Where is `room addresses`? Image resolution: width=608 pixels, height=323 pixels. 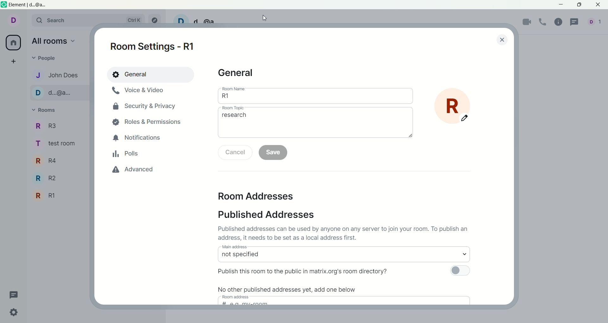 room addresses is located at coordinates (256, 196).